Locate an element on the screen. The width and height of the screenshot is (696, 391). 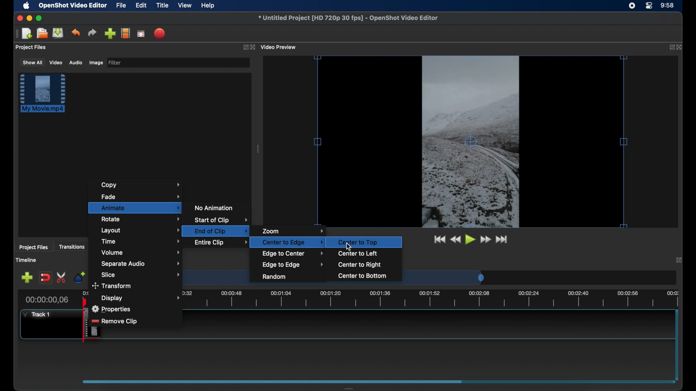
file name is located at coordinates (349, 18).